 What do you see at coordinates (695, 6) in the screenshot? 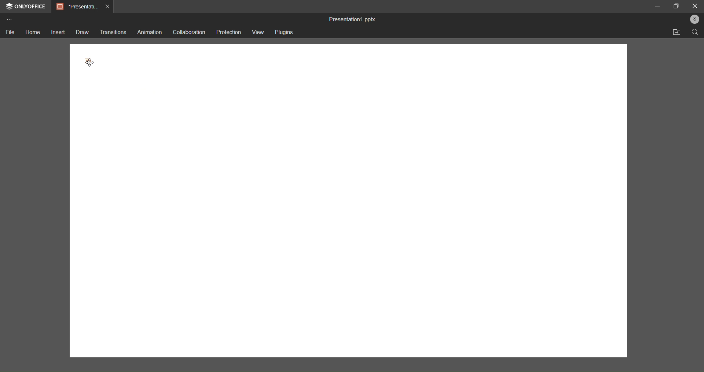
I see `close` at bounding box center [695, 6].